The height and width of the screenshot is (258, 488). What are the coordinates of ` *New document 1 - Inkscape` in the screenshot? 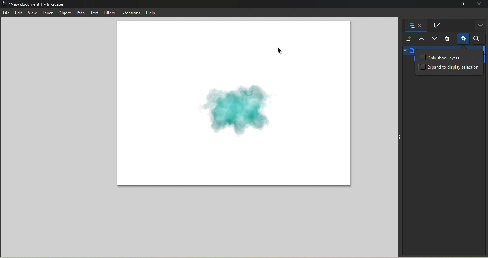 It's located at (38, 4).